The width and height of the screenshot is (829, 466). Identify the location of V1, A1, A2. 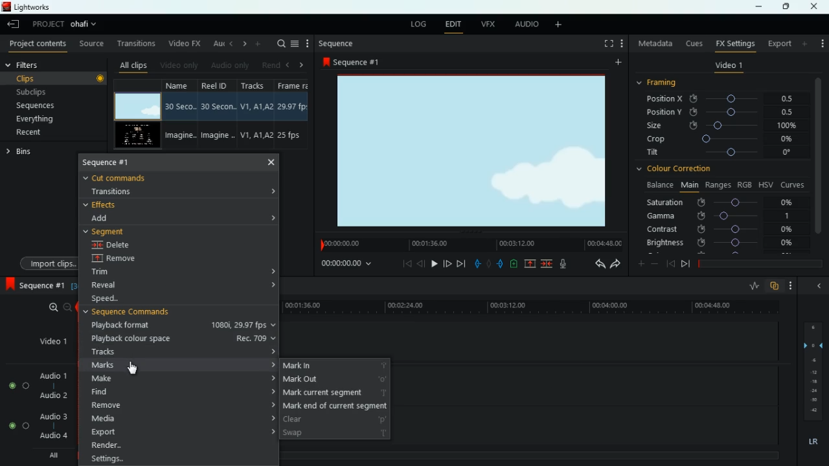
(256, 104).